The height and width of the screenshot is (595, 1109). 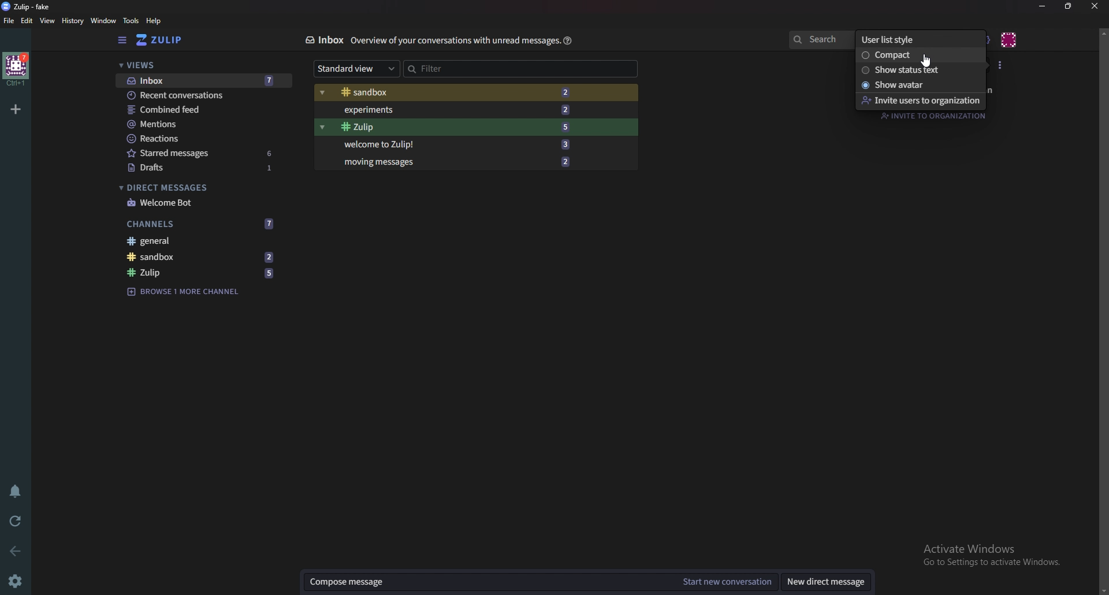 What do you see at coordinates (459, 92) in the screenshot?
I see `Sandbox` at bounding box center [459, 92].